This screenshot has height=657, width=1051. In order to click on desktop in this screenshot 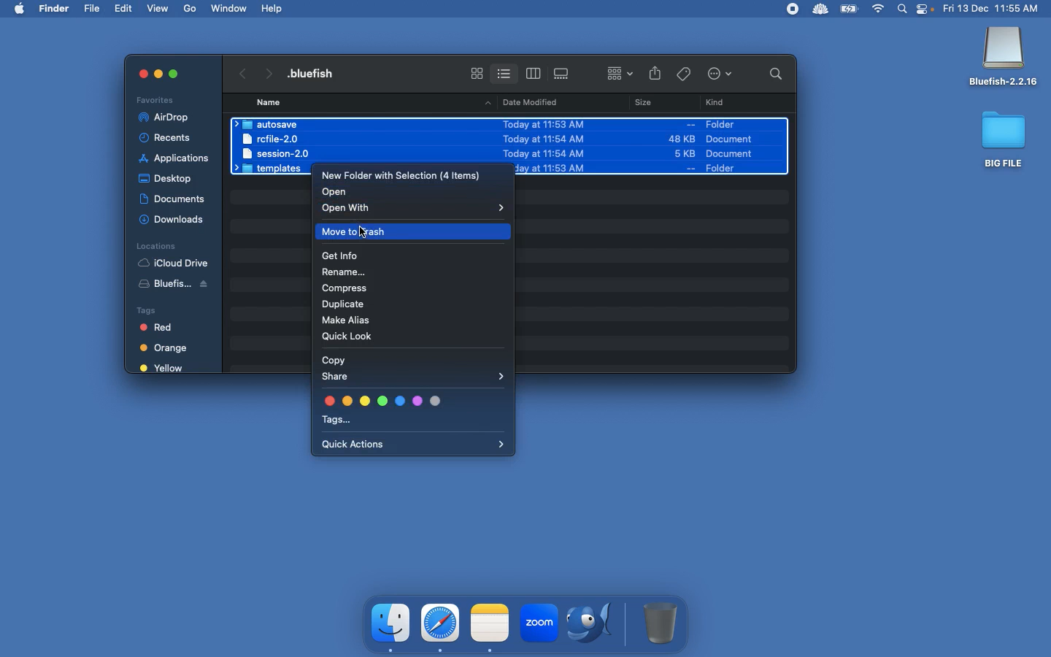, I will do `click(168, 176)`.